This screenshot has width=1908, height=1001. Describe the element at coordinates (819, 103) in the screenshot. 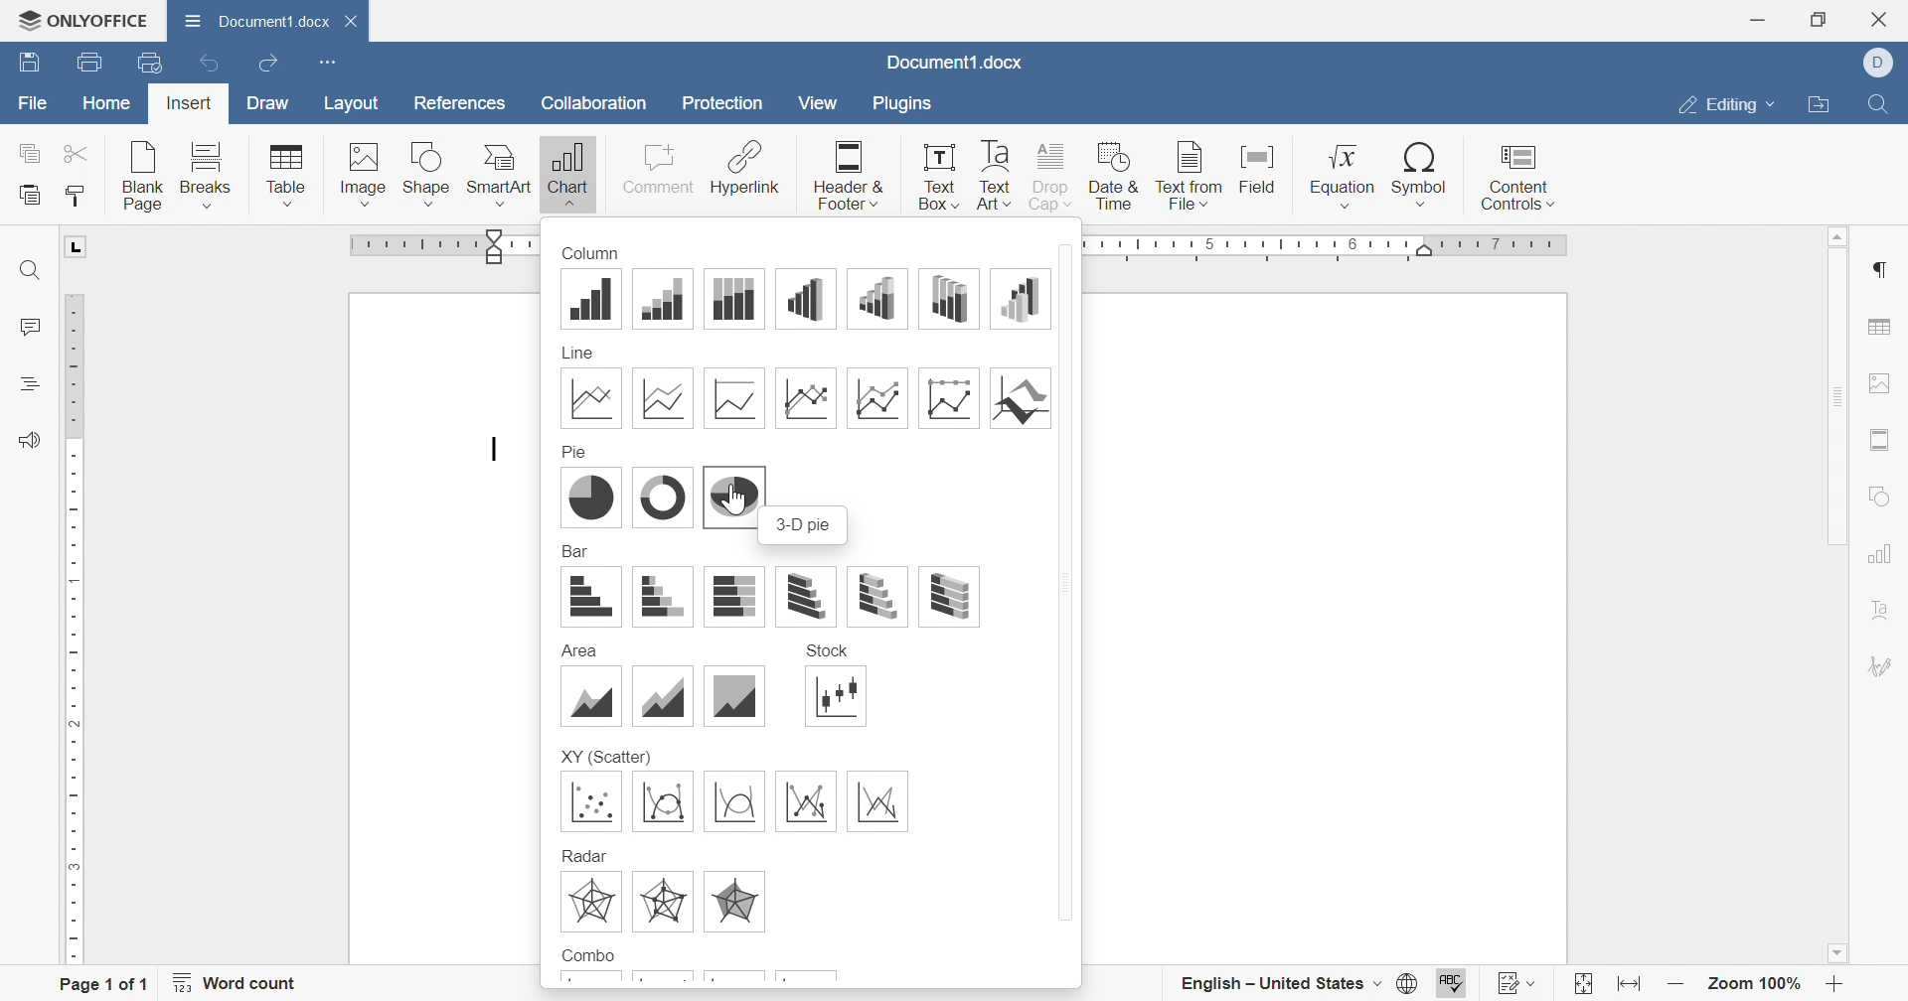

I see `View` at that location.